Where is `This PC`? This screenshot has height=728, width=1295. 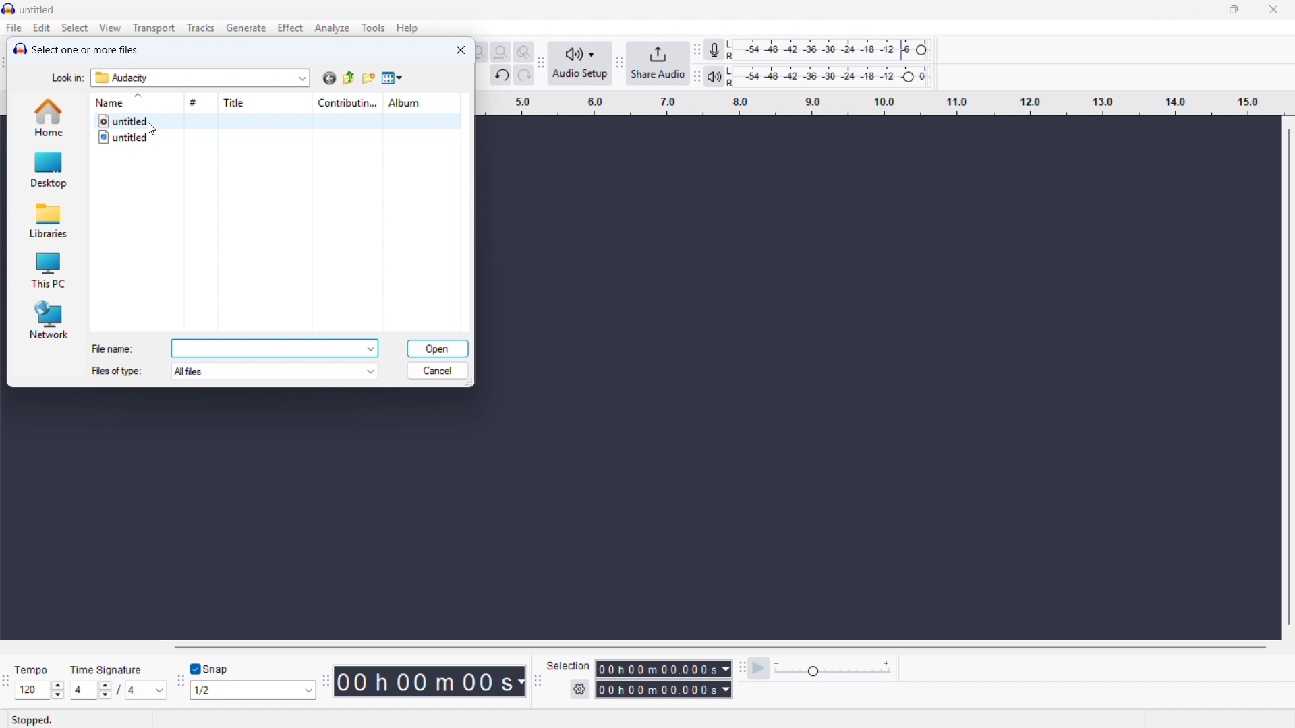 This PC is located at coordinates (47, 268).